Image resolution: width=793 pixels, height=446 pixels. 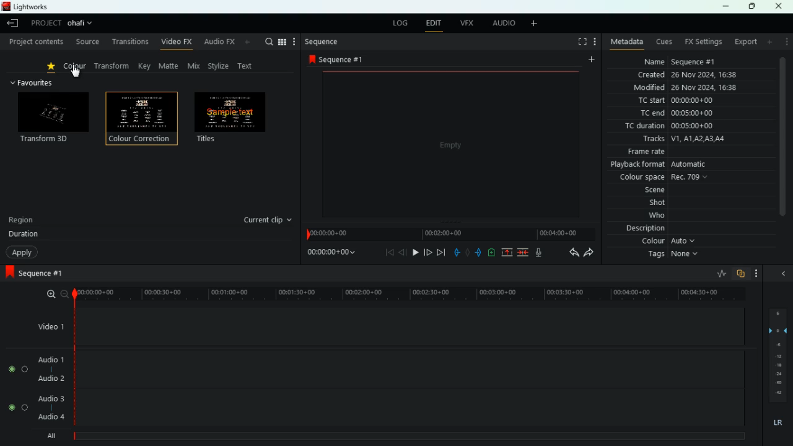 What do you see at coordinates (82, 23) in the screenshot?
I see `project name` at bounding box center [82, 23].